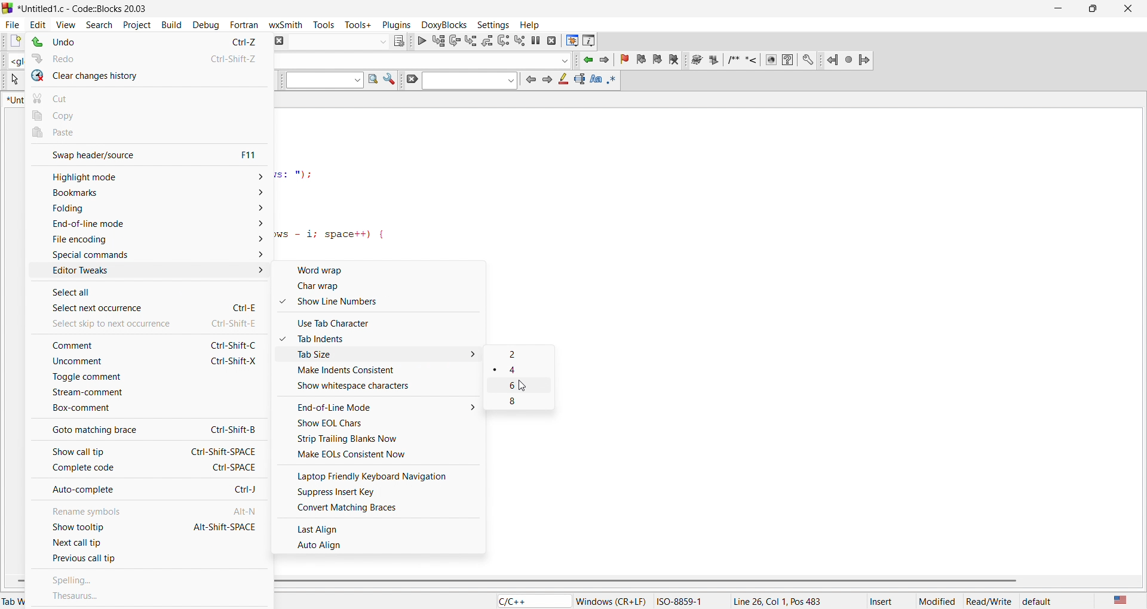  Describe the element at coordinates (109, 491) in the screenshot. I see `auto complete` at that location.